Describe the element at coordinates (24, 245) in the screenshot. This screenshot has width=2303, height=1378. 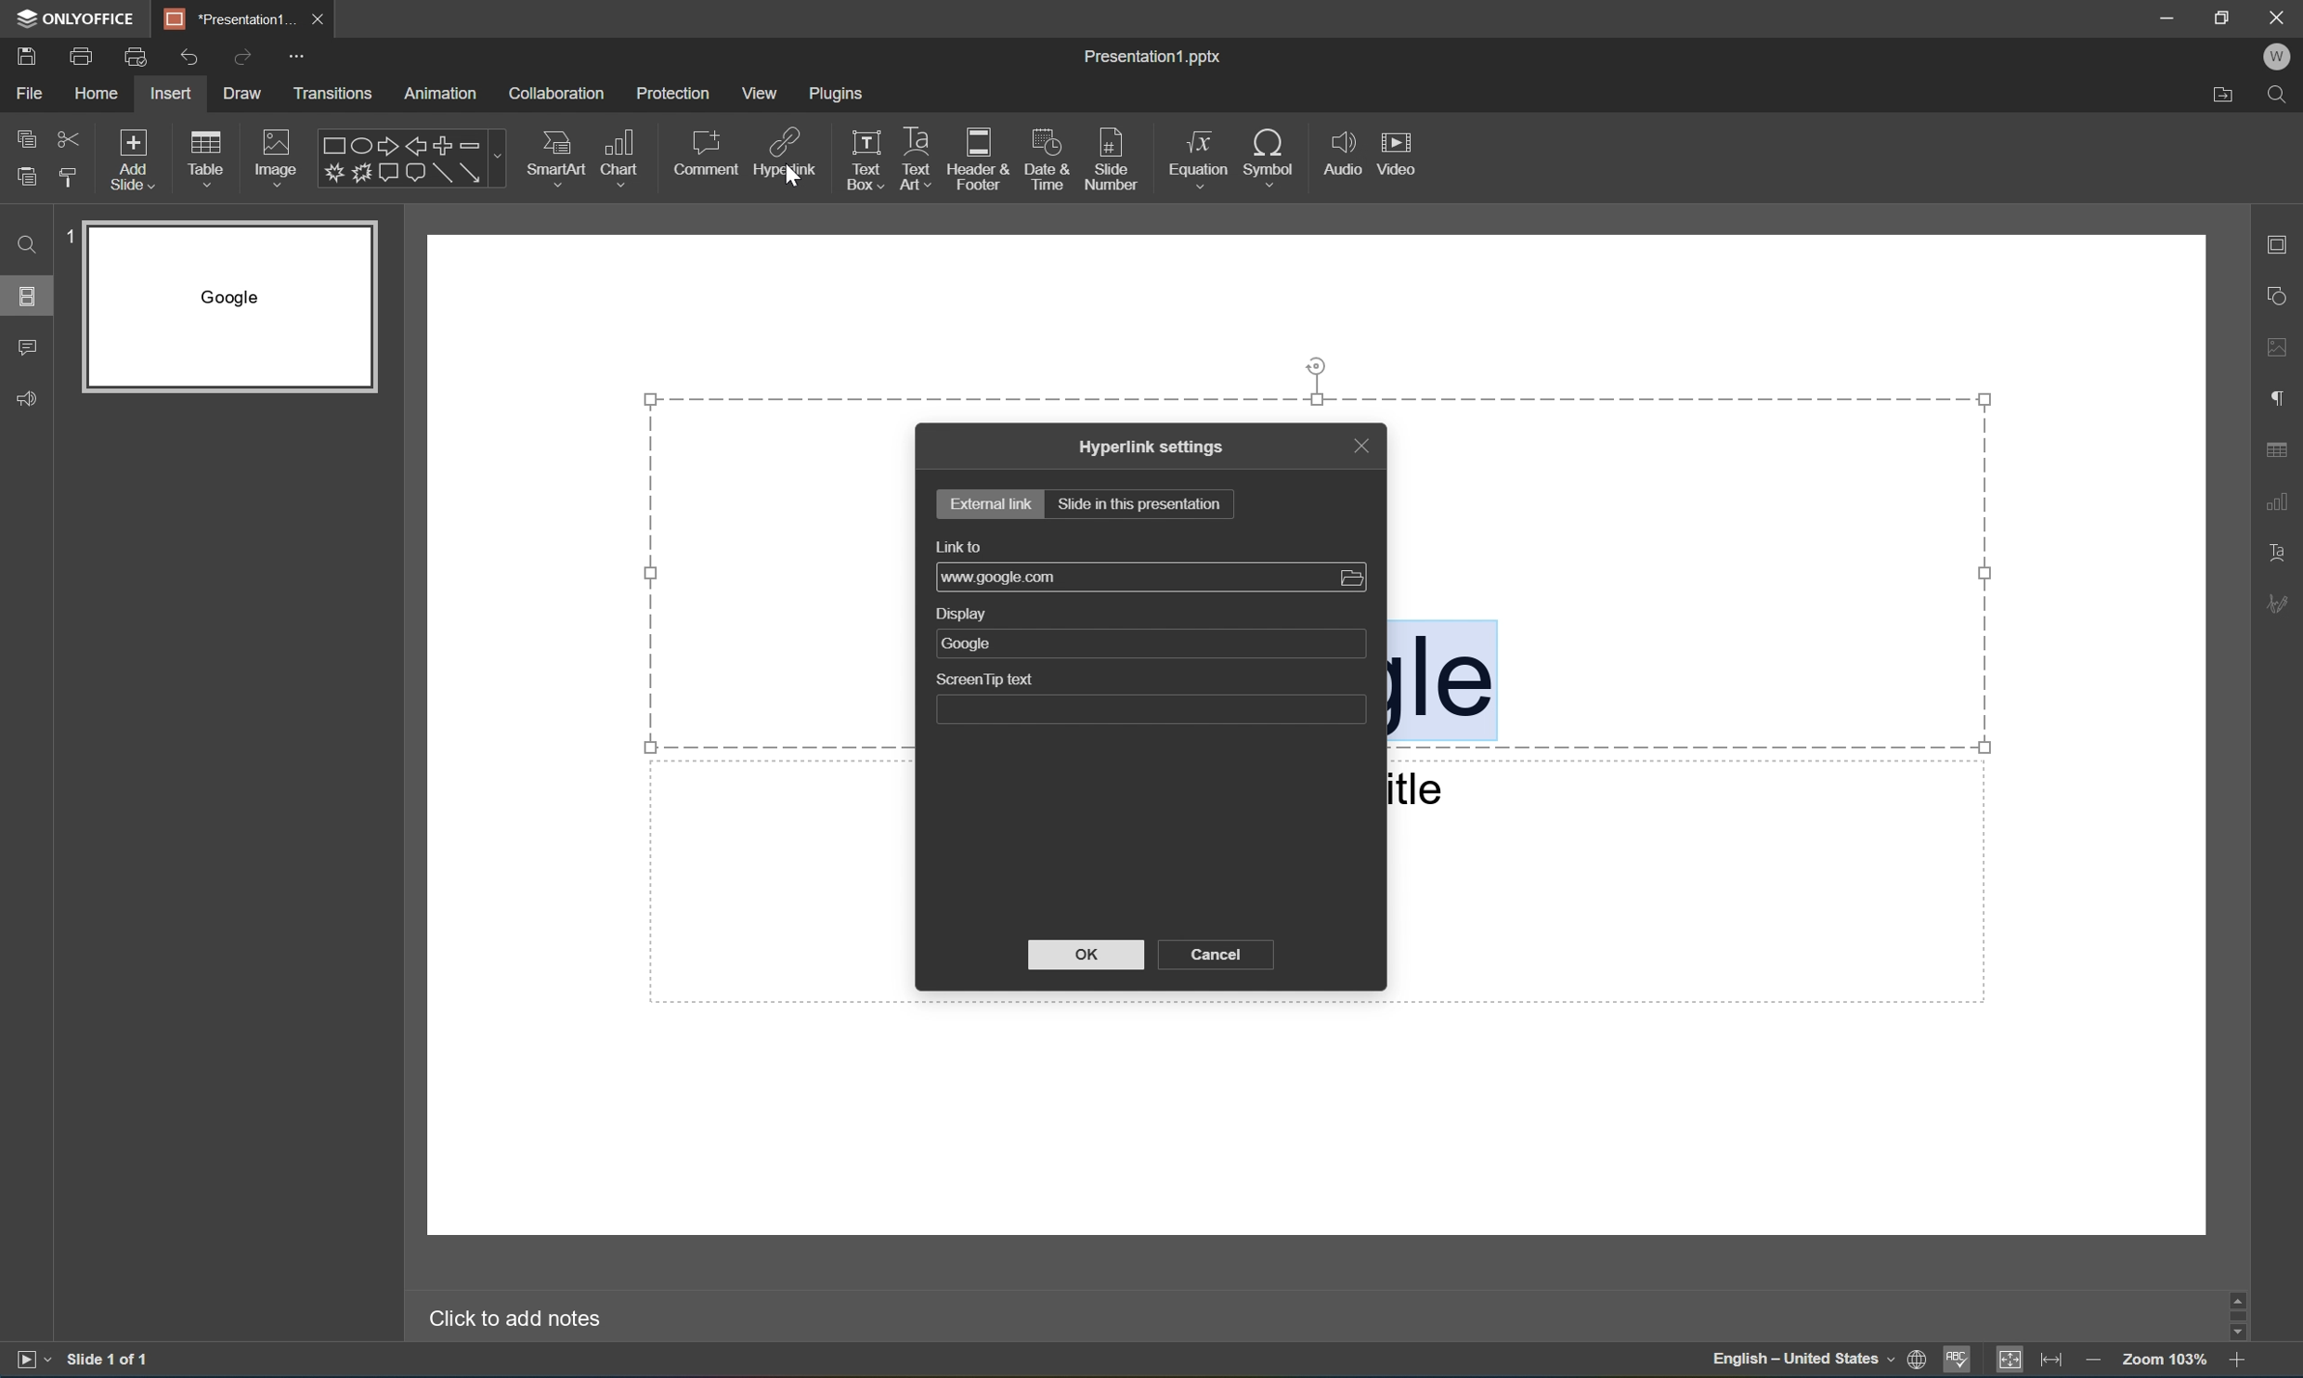
I see `Find` at that location.